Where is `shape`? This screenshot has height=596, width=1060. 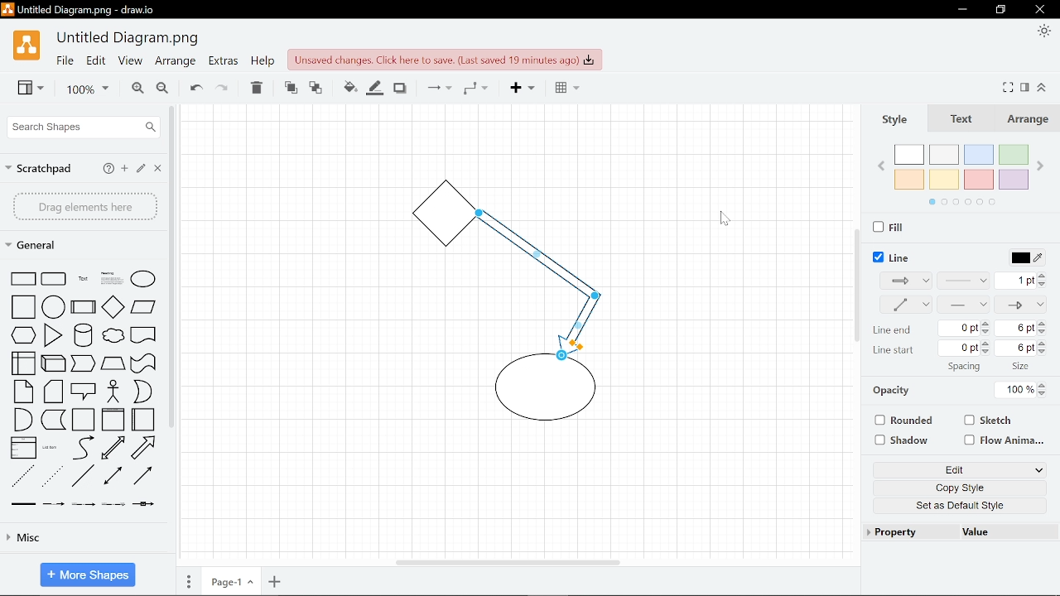 shape is located at coordinates (113, 306).